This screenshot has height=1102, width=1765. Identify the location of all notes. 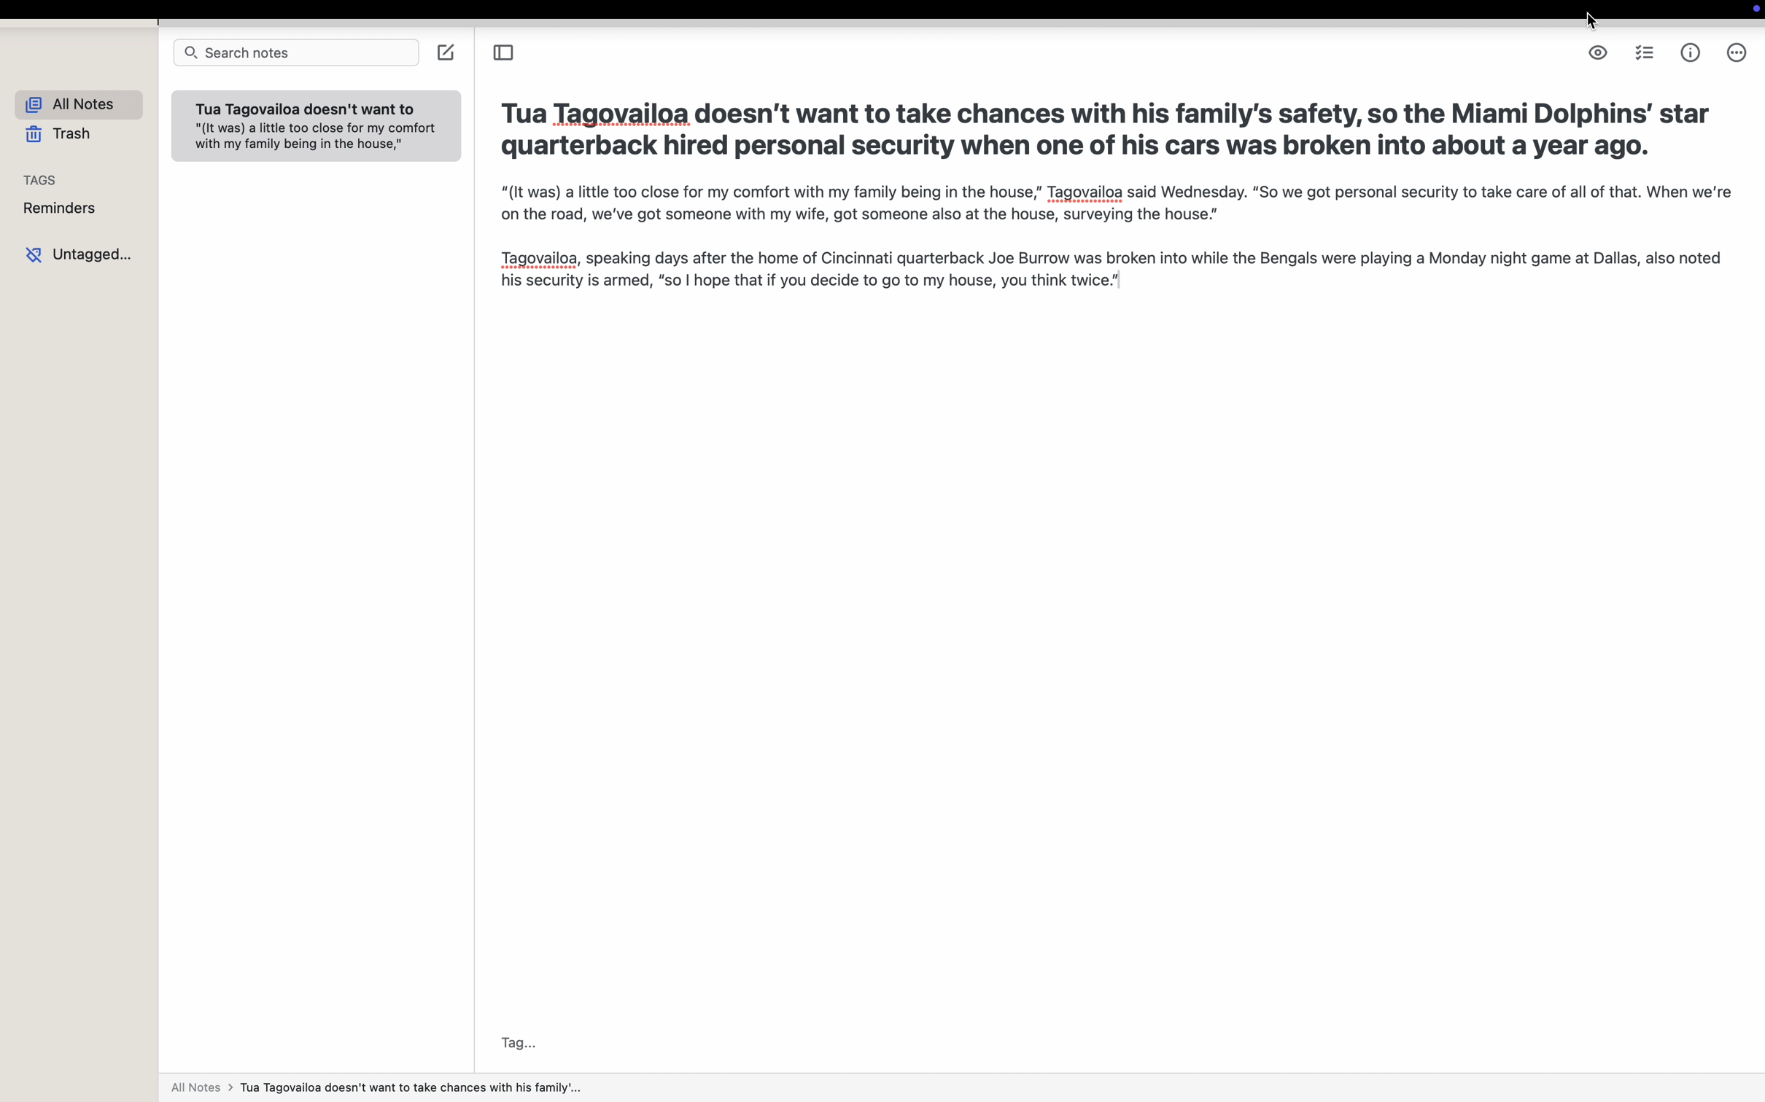
(73, 103).